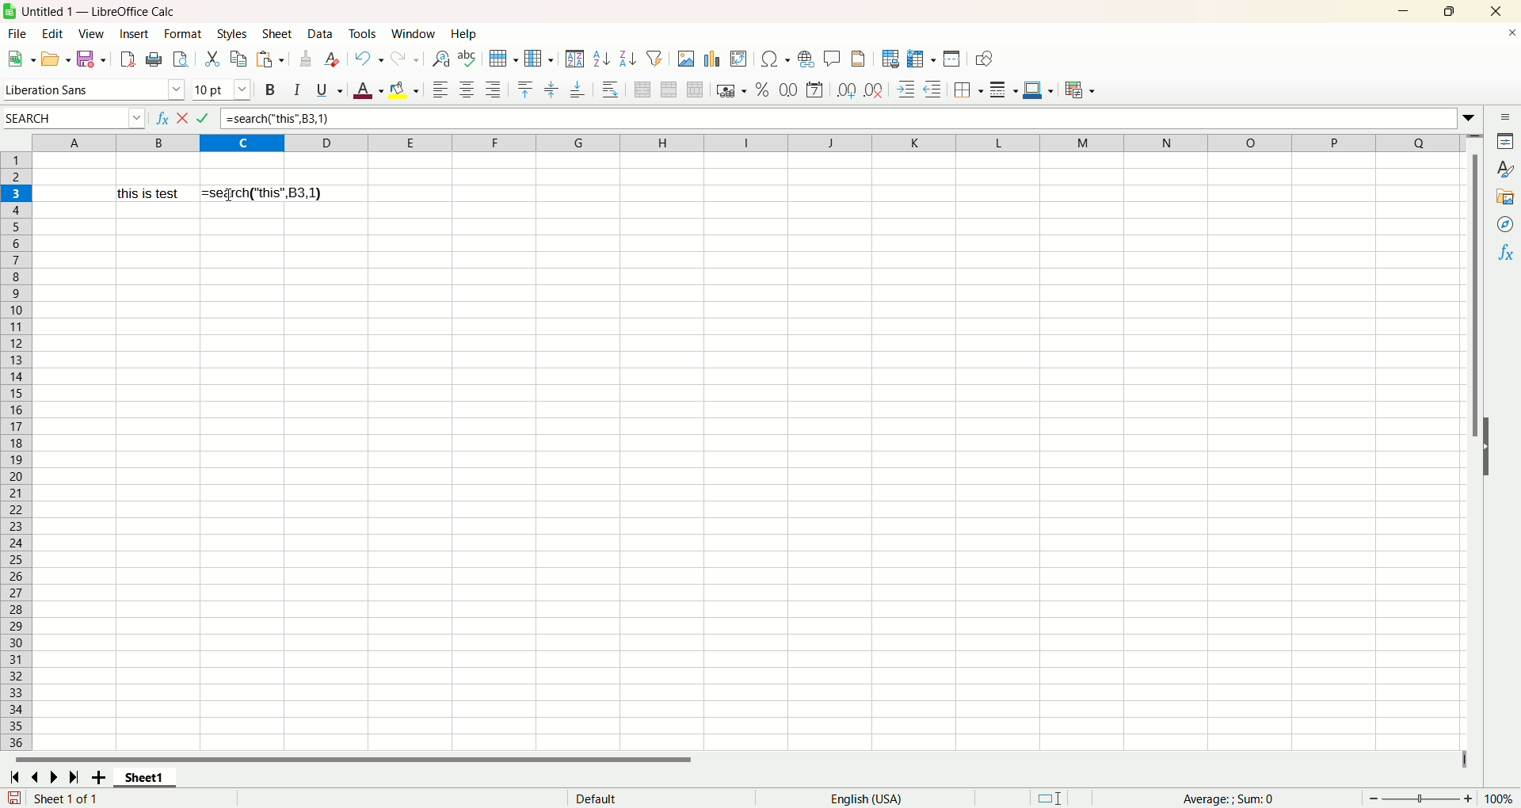 The image size is (1521, 808). What do you see at coordinates (578, 90) in the screenshot?
I see `align bottom` at bounding box center [578, 90].